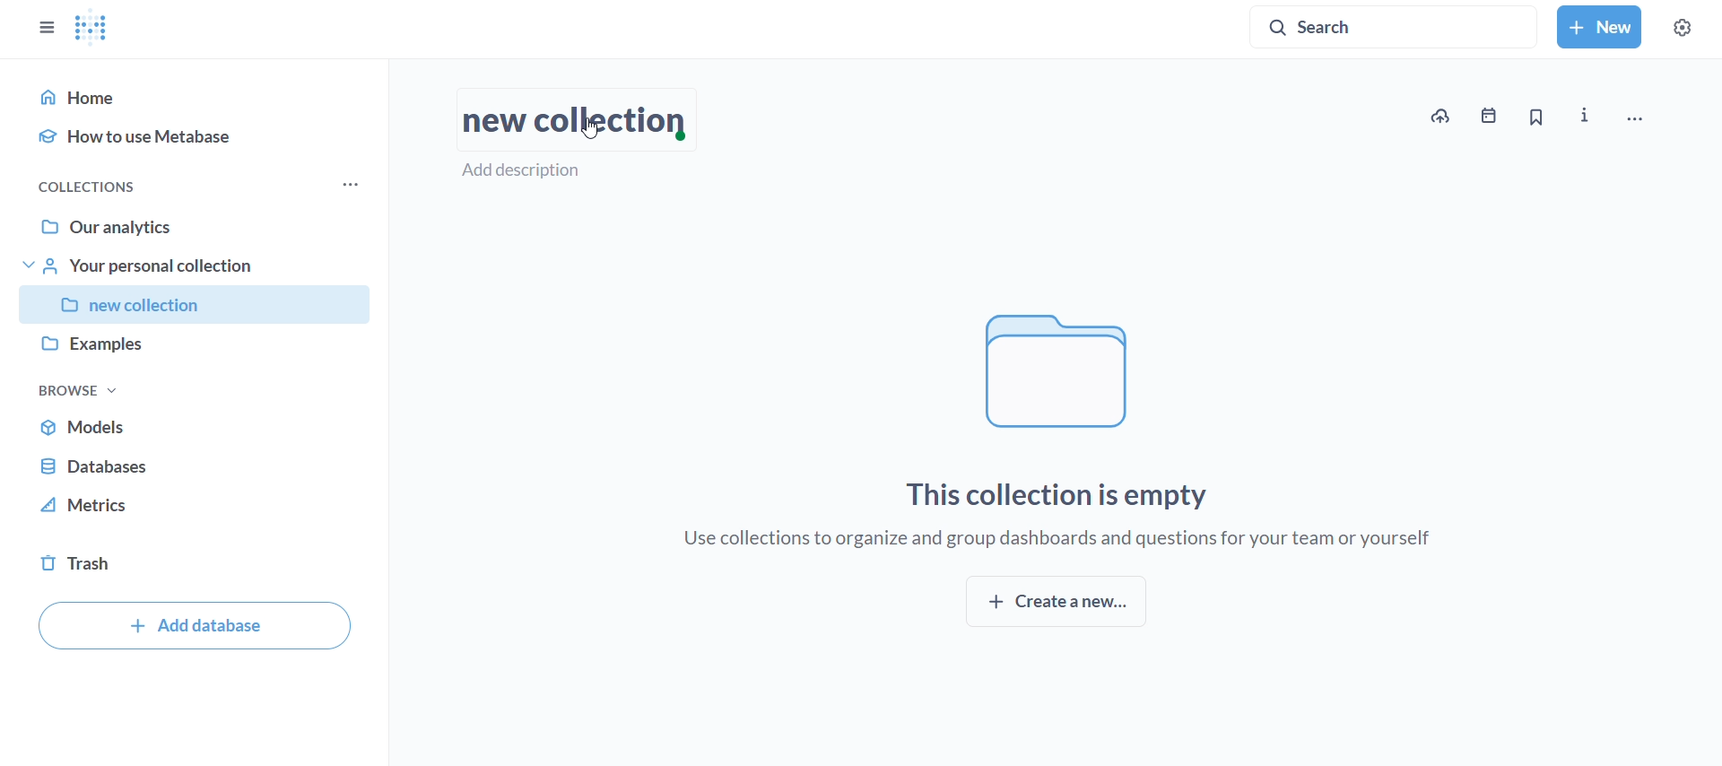  Describe the element at coordinates (1062, 494) in the screenshot. I see `this collection is empty` at that location.